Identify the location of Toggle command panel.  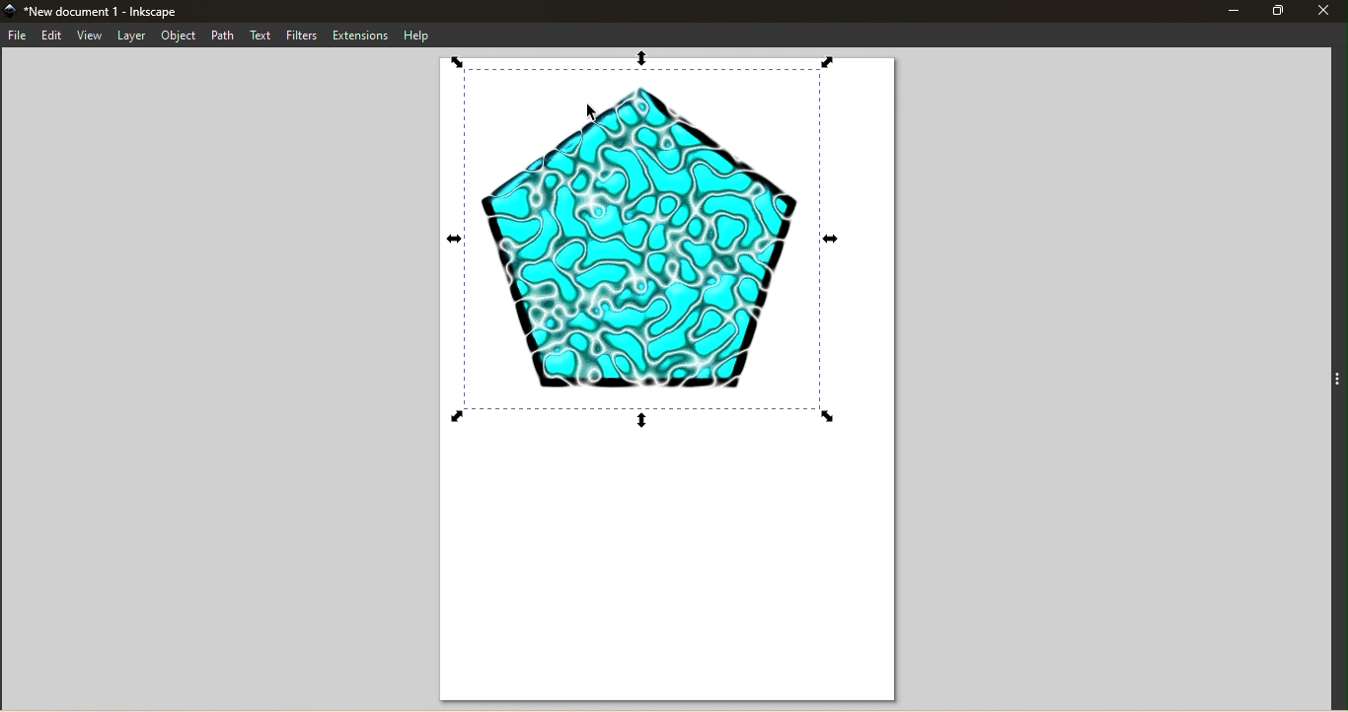
(1335, 377).